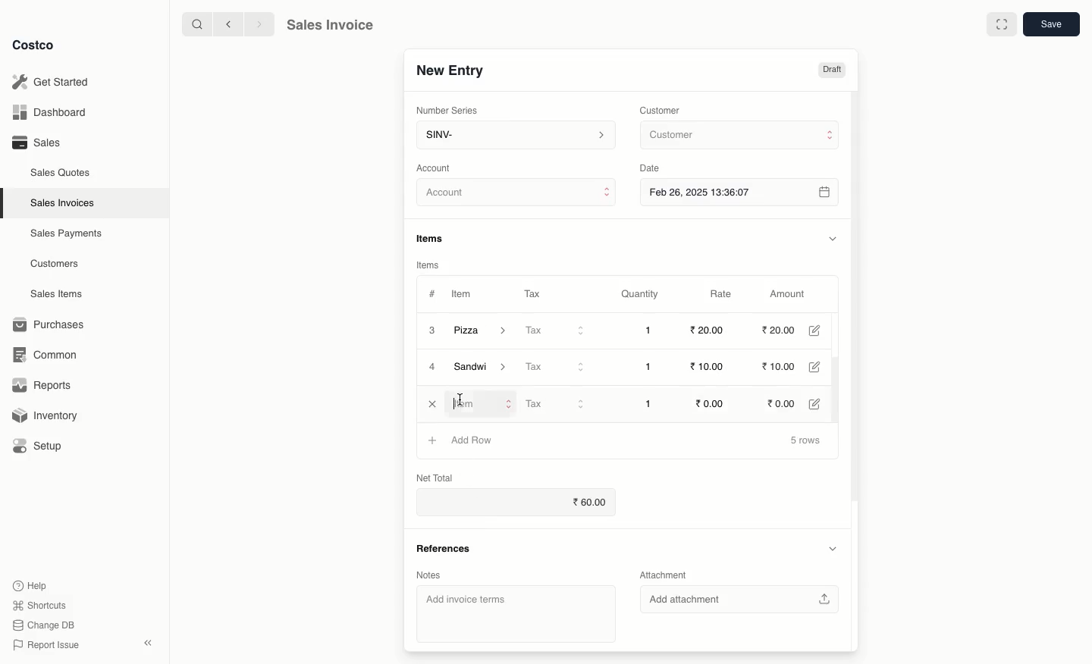 The image size is (1092, 664). Describe the element at coordinates (43, 645) in the screenshot. I see `Report Issue` at that location.